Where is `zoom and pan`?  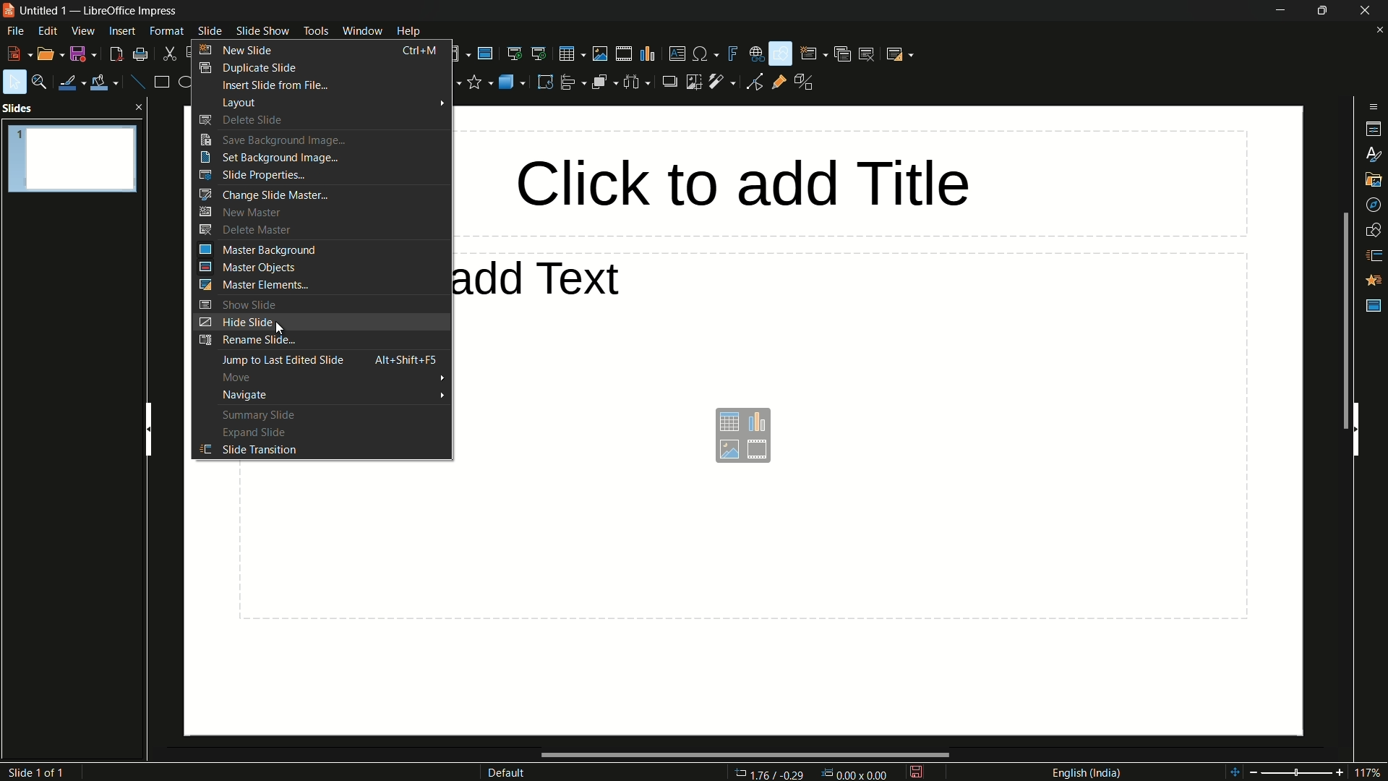
zoom and pan is located at coordinates (40, 84).